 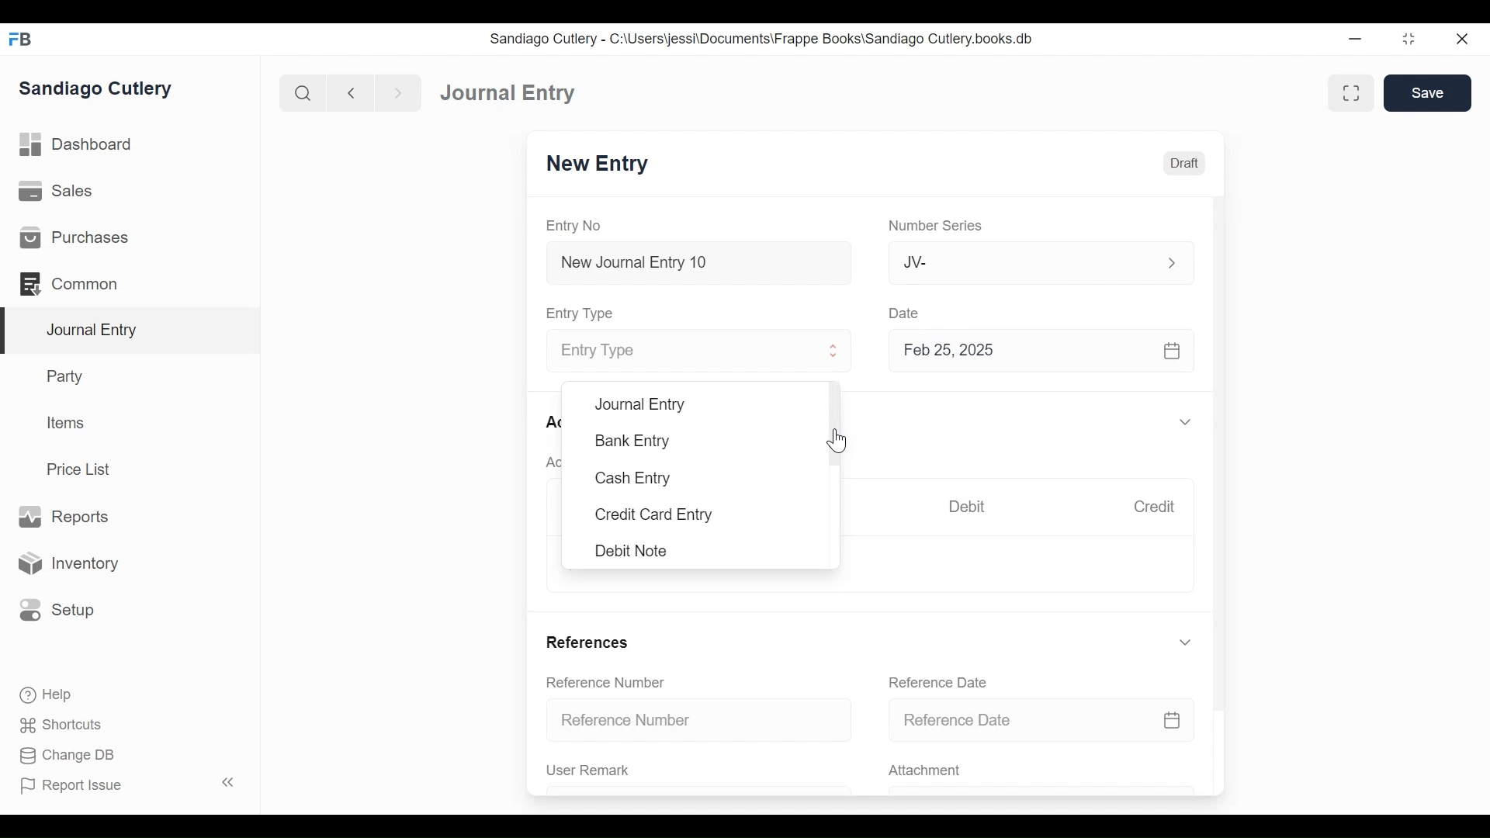 I want to click on Journal Entry, so click(x=641, y=405).